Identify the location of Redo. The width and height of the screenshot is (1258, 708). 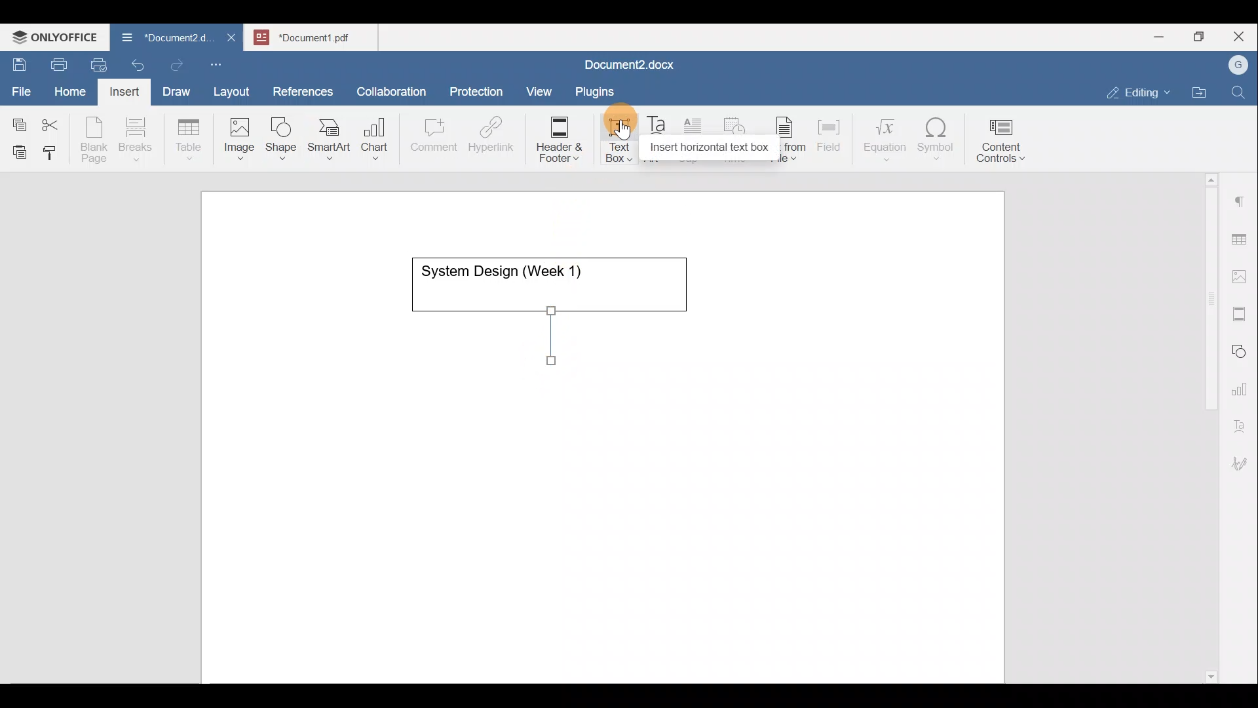
(176, 66).